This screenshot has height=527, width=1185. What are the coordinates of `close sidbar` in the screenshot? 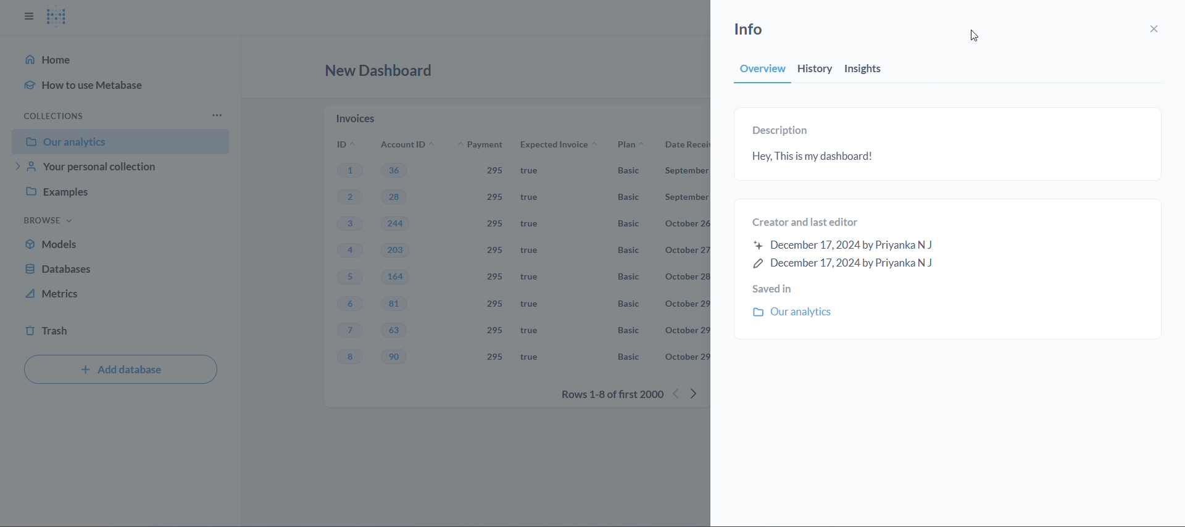 It's located at (27, 17).